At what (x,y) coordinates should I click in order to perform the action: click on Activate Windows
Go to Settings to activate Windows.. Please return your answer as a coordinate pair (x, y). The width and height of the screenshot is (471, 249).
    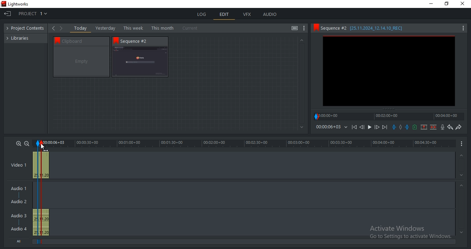
    Looking at the image, I should click on (410, 233).